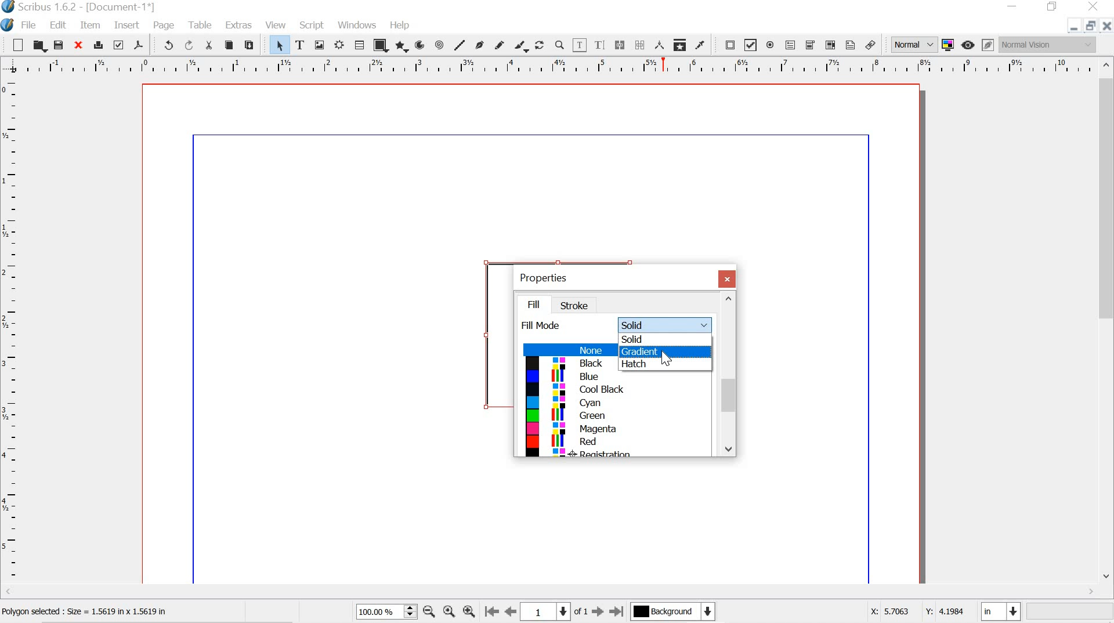 This screenshot has height=623, width=1114. Describe the element at coordinates (658, 45) in the screenshot. I see `measurements` at that location.